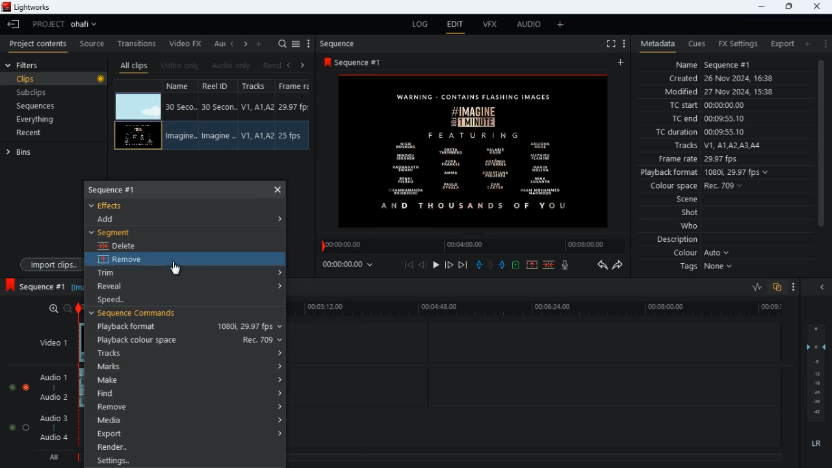 This screenshot has height=468, width=832. Describe the element at coordinates (188, 408) in the screenshot. I see `remove` at that location.